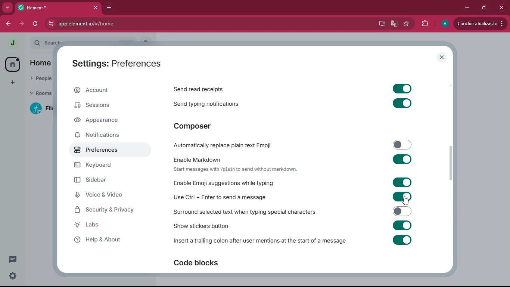  Describe the element at coordinates (400, 196) in the screenshot. I see `toggle on or off` at that location.